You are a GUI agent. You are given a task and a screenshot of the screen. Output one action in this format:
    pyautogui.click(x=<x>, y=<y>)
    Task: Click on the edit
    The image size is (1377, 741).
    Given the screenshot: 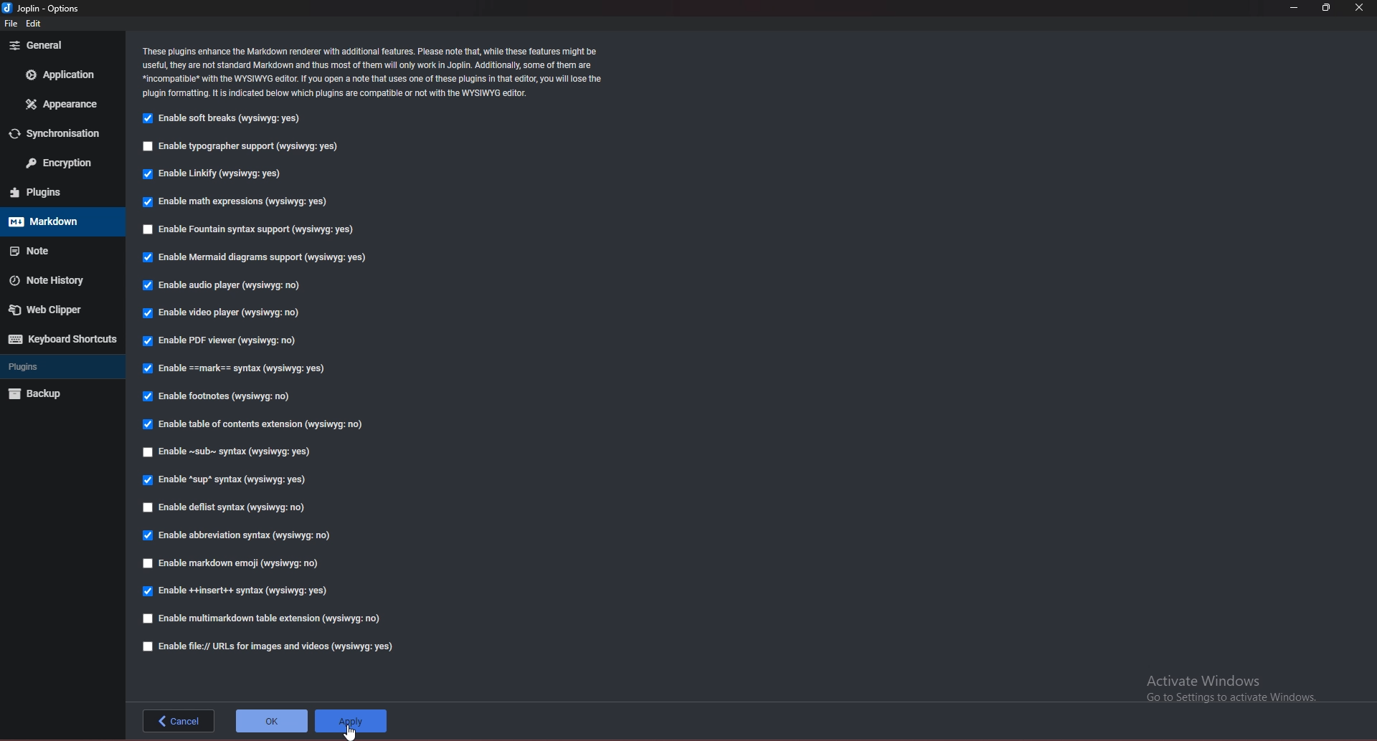 What is the action you would take?
    pyautogui.click(x=37, y=24)
    